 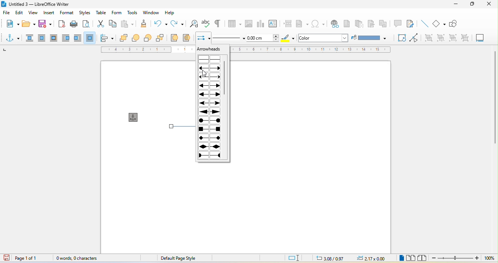 I want to click on minimize, so click(x=456, y=4).